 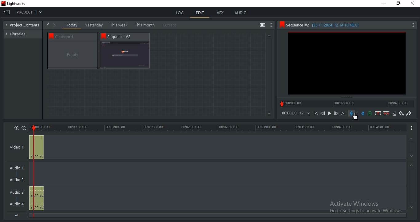 I want to click on toggle , so click(x=263, y=26).